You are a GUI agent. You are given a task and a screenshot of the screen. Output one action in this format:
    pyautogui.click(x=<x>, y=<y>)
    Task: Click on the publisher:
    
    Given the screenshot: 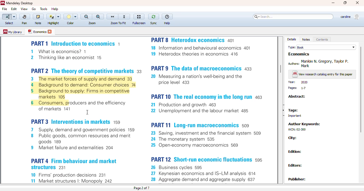 What is the action you would take?
    pyautogui.click(x=297, y=179)
    